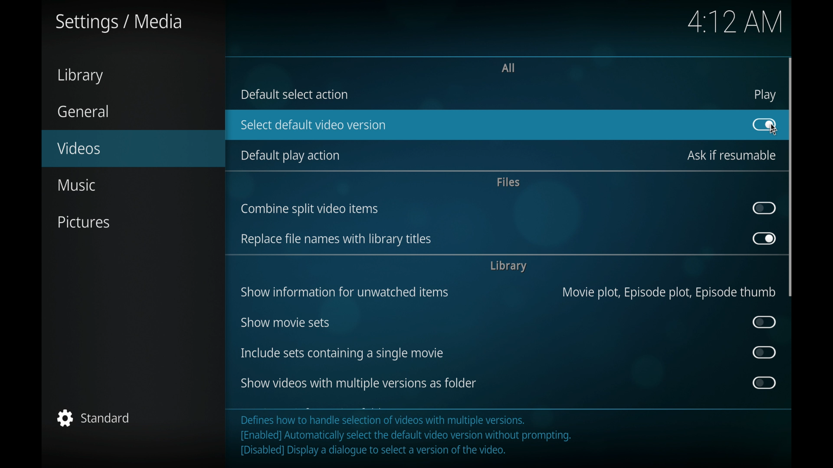  Describe the element at coordinates (764, 239) in the screenshot. I see `toggle button` at that location.